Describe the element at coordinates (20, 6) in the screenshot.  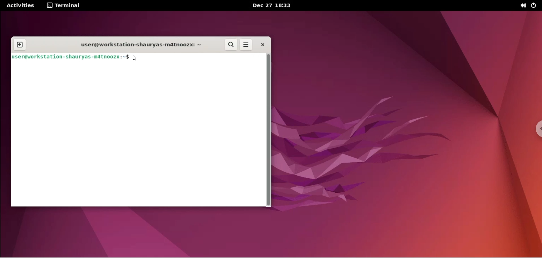
I see `Activities` at that location.